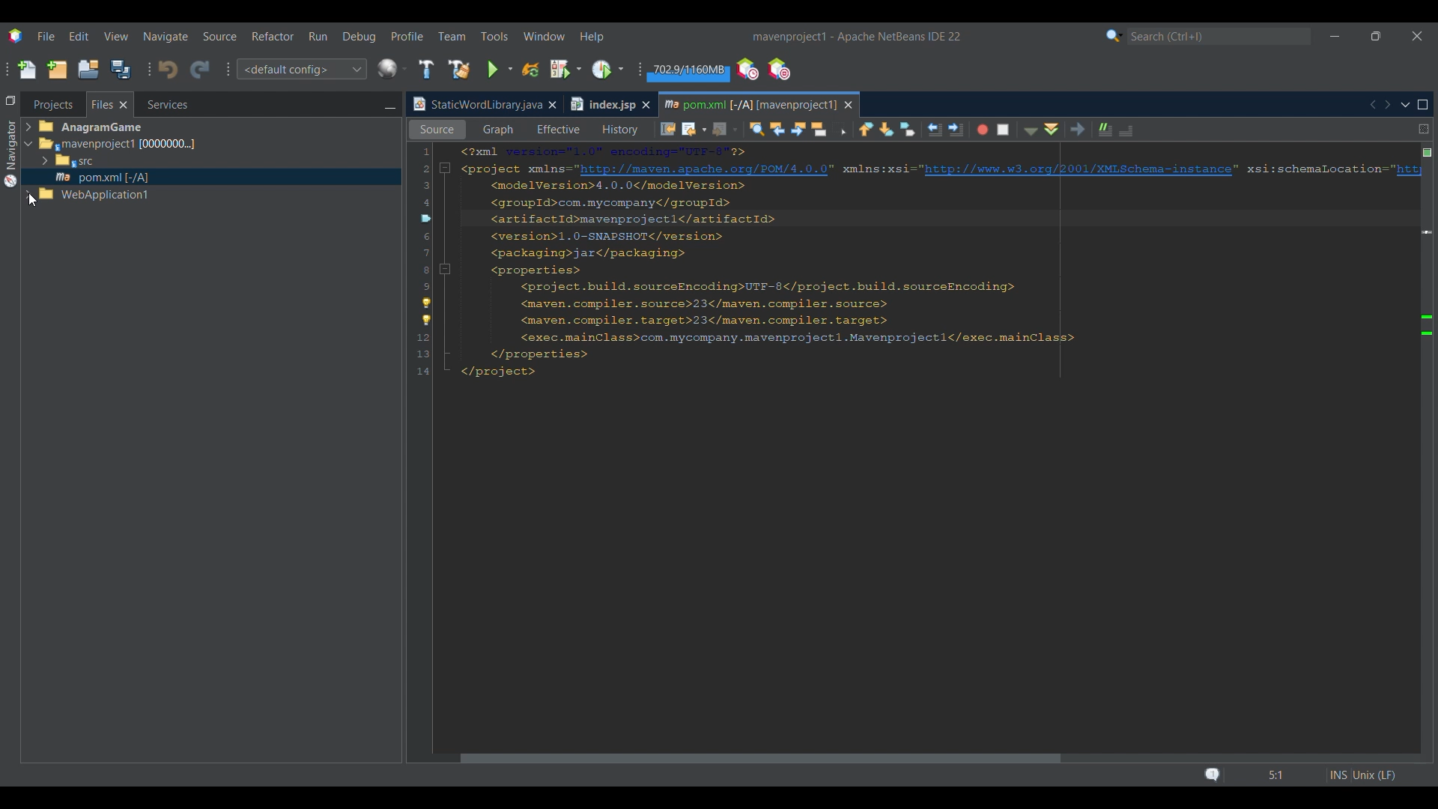 The image size is (1438, 809). I want to click on Debug main project, so click(565, 69).